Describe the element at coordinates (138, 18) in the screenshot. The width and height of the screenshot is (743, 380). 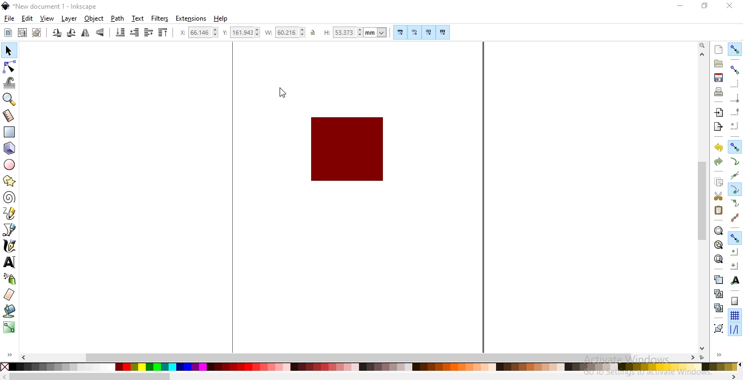
I see `text` at that location.